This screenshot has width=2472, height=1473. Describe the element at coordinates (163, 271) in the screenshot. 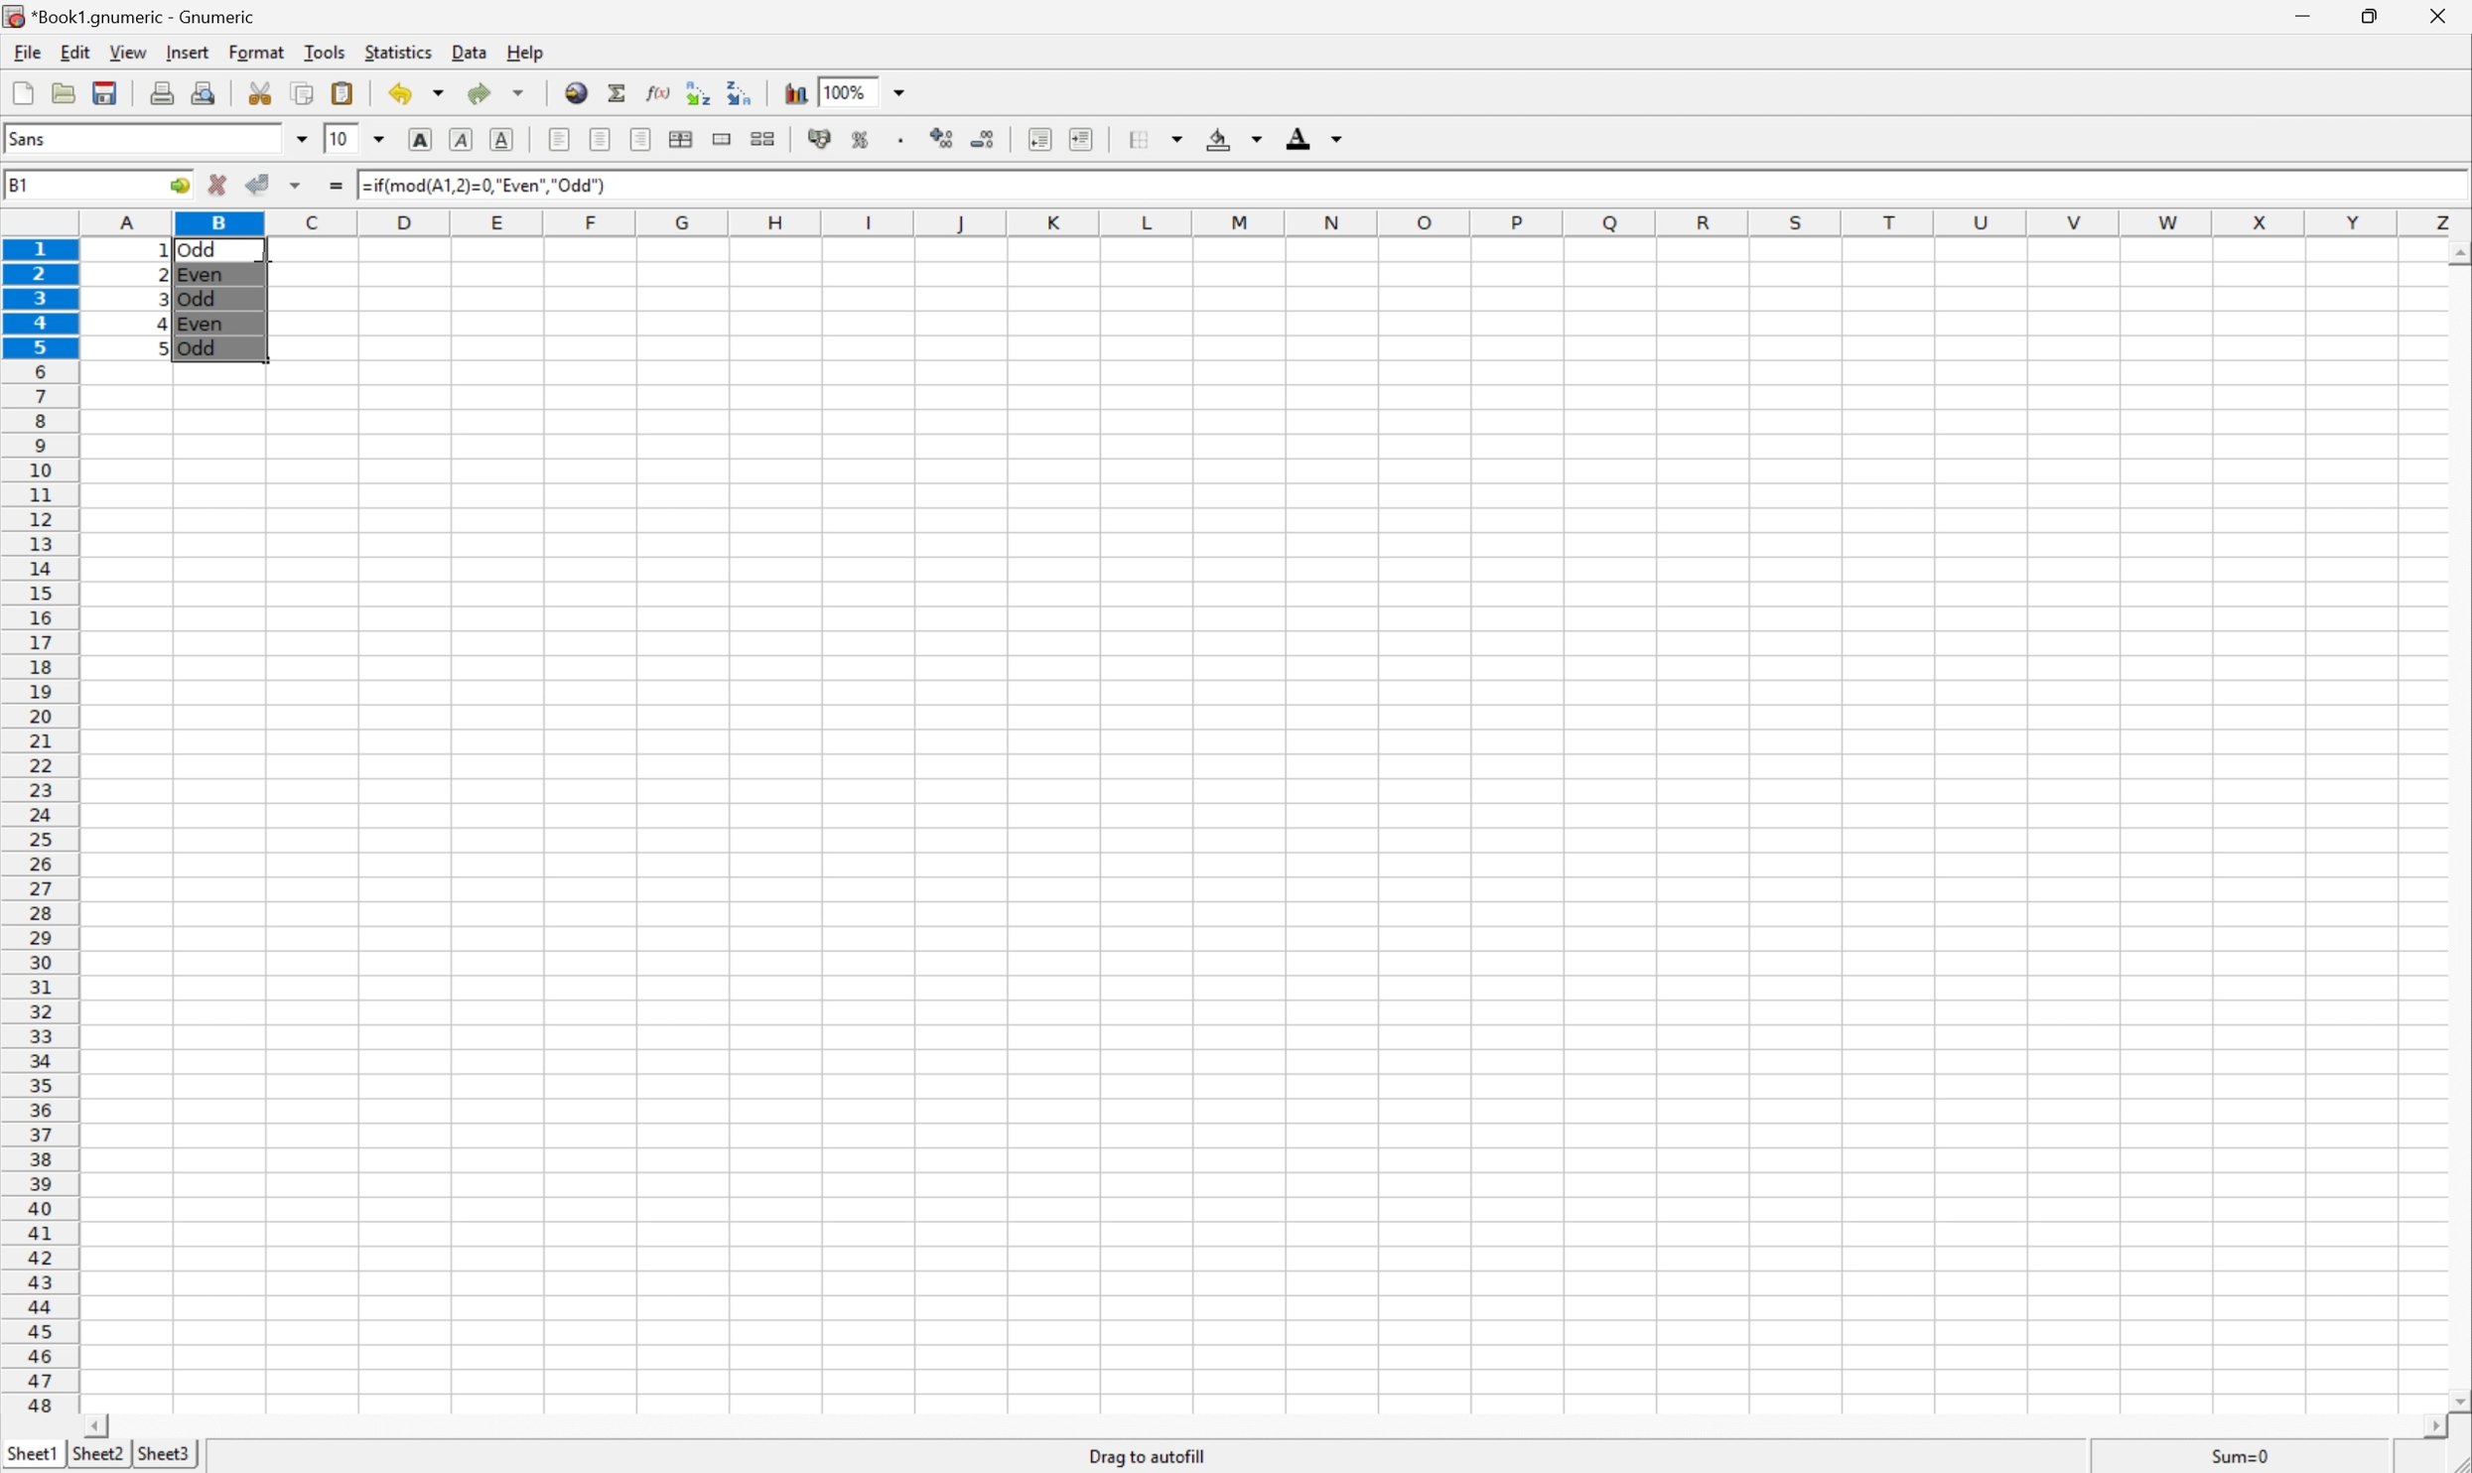

I see `2` at that location.